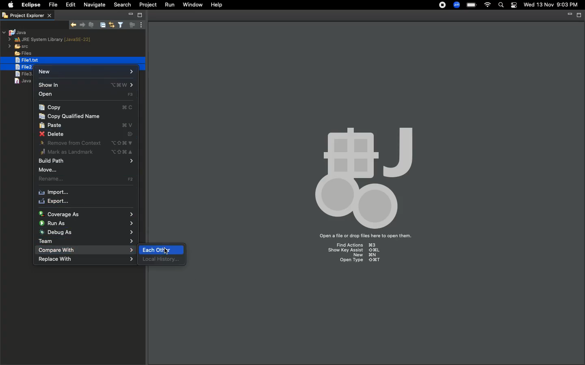  What do you see at coordinates (86, 178) in the screenshot?
I see `Rename` at bounding box center [86, 178].